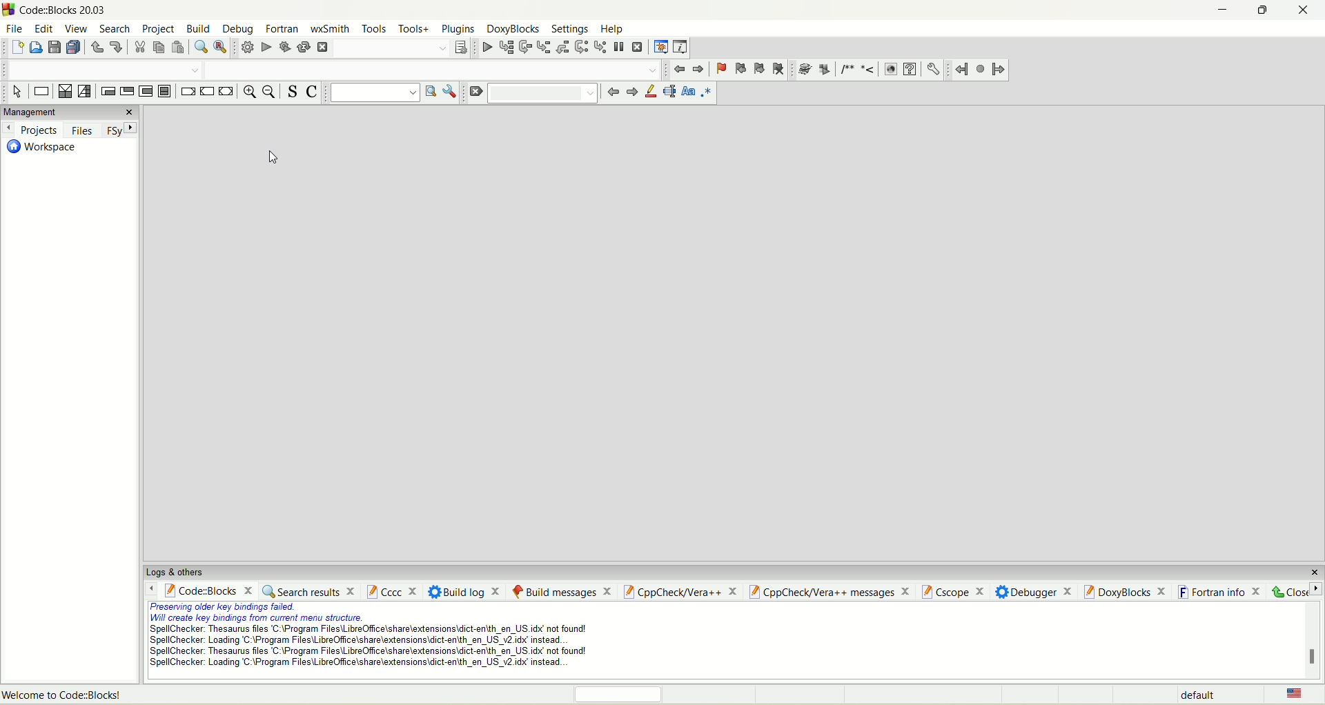 The height and width of the screenshot is (705, 1325). Describe the element at coordinates (220, 47) in the screenshot. I see `replace` at that location.